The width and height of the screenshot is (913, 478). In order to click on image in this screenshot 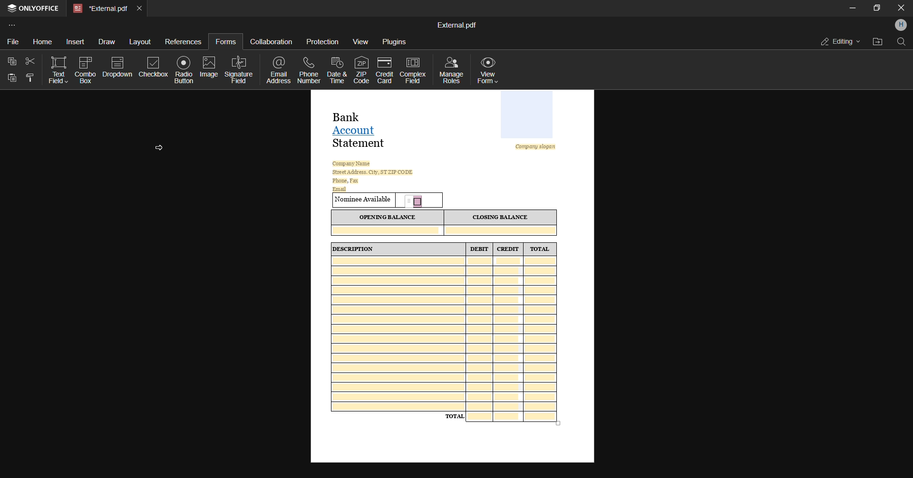, I will do `click(210, 67)`.